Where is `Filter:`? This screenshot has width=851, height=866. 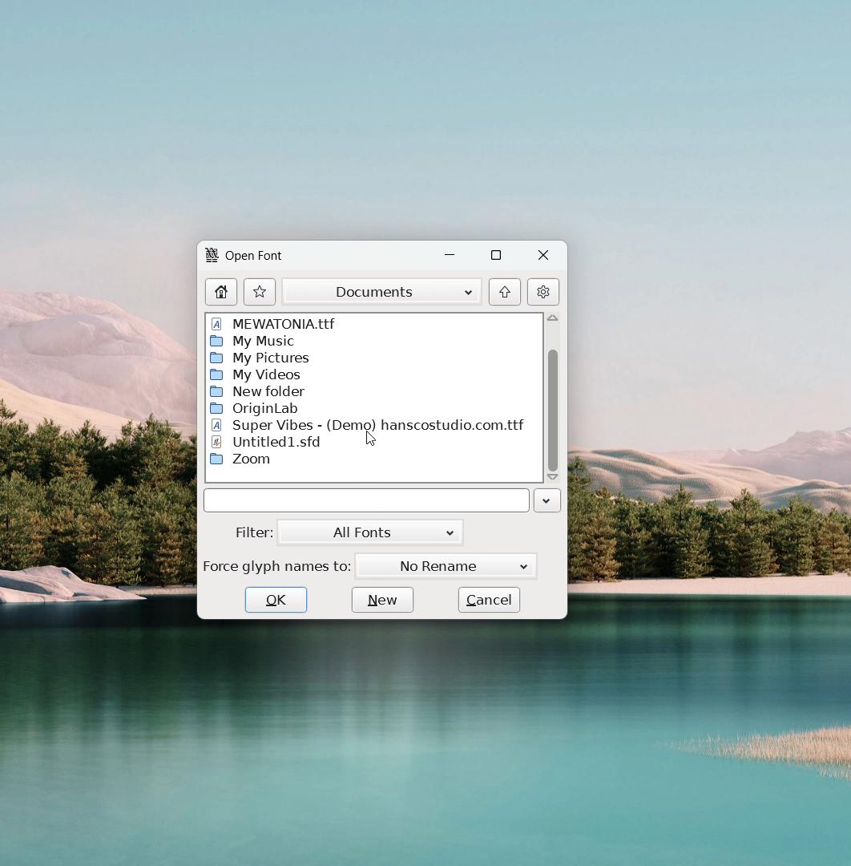 Filter: is located at coordinates (248, 536).